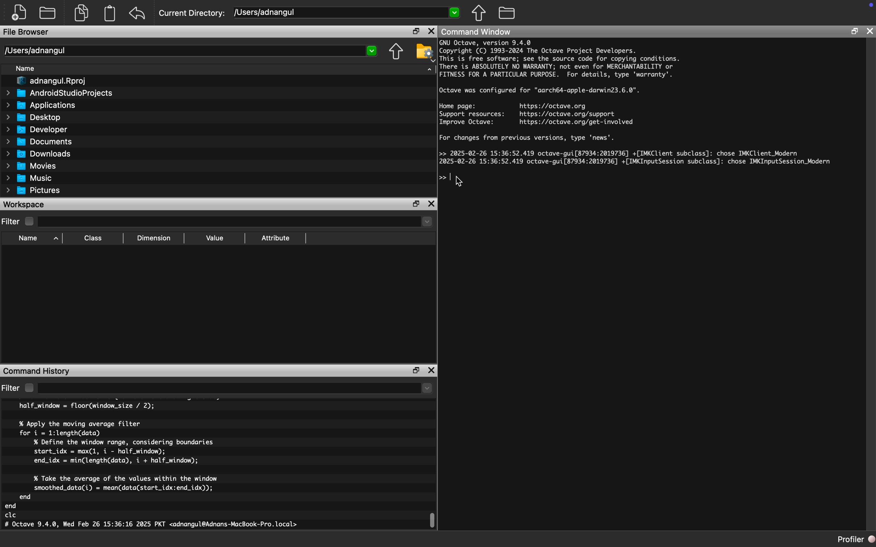 This screenshot has width=876, height=547. Describe the element at coordinates (20, 13) in the screenshot. I see `New File` at that location.